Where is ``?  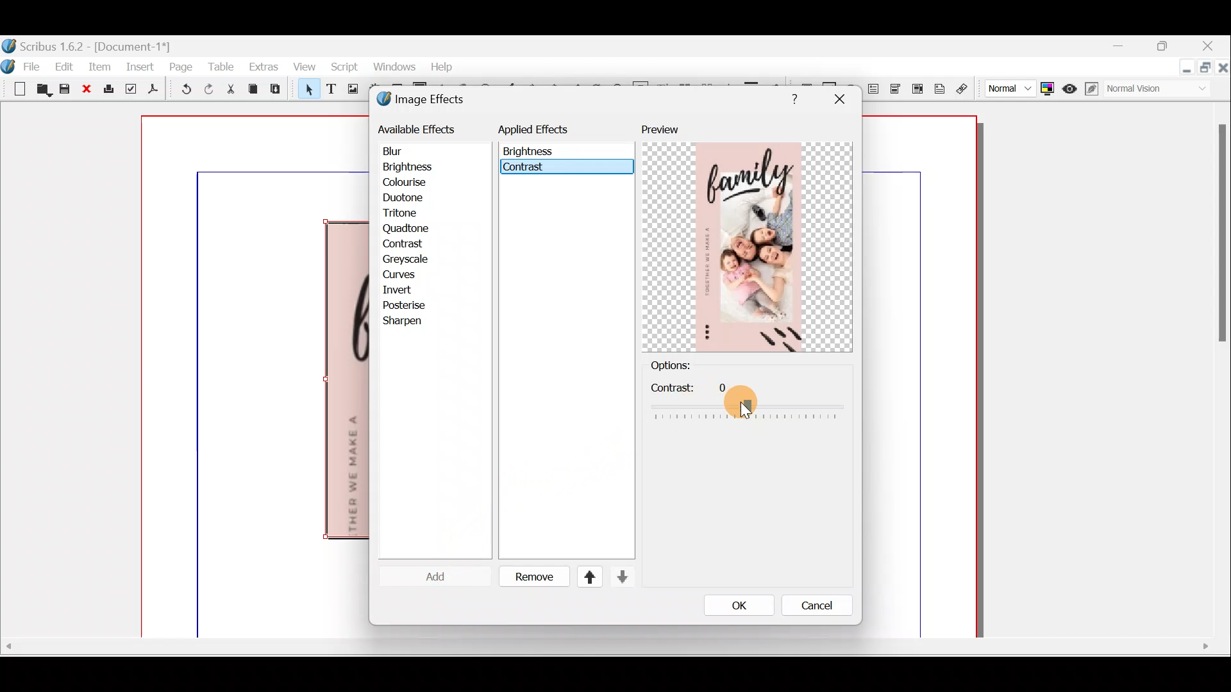
 is located at coordinates (1219, 239).